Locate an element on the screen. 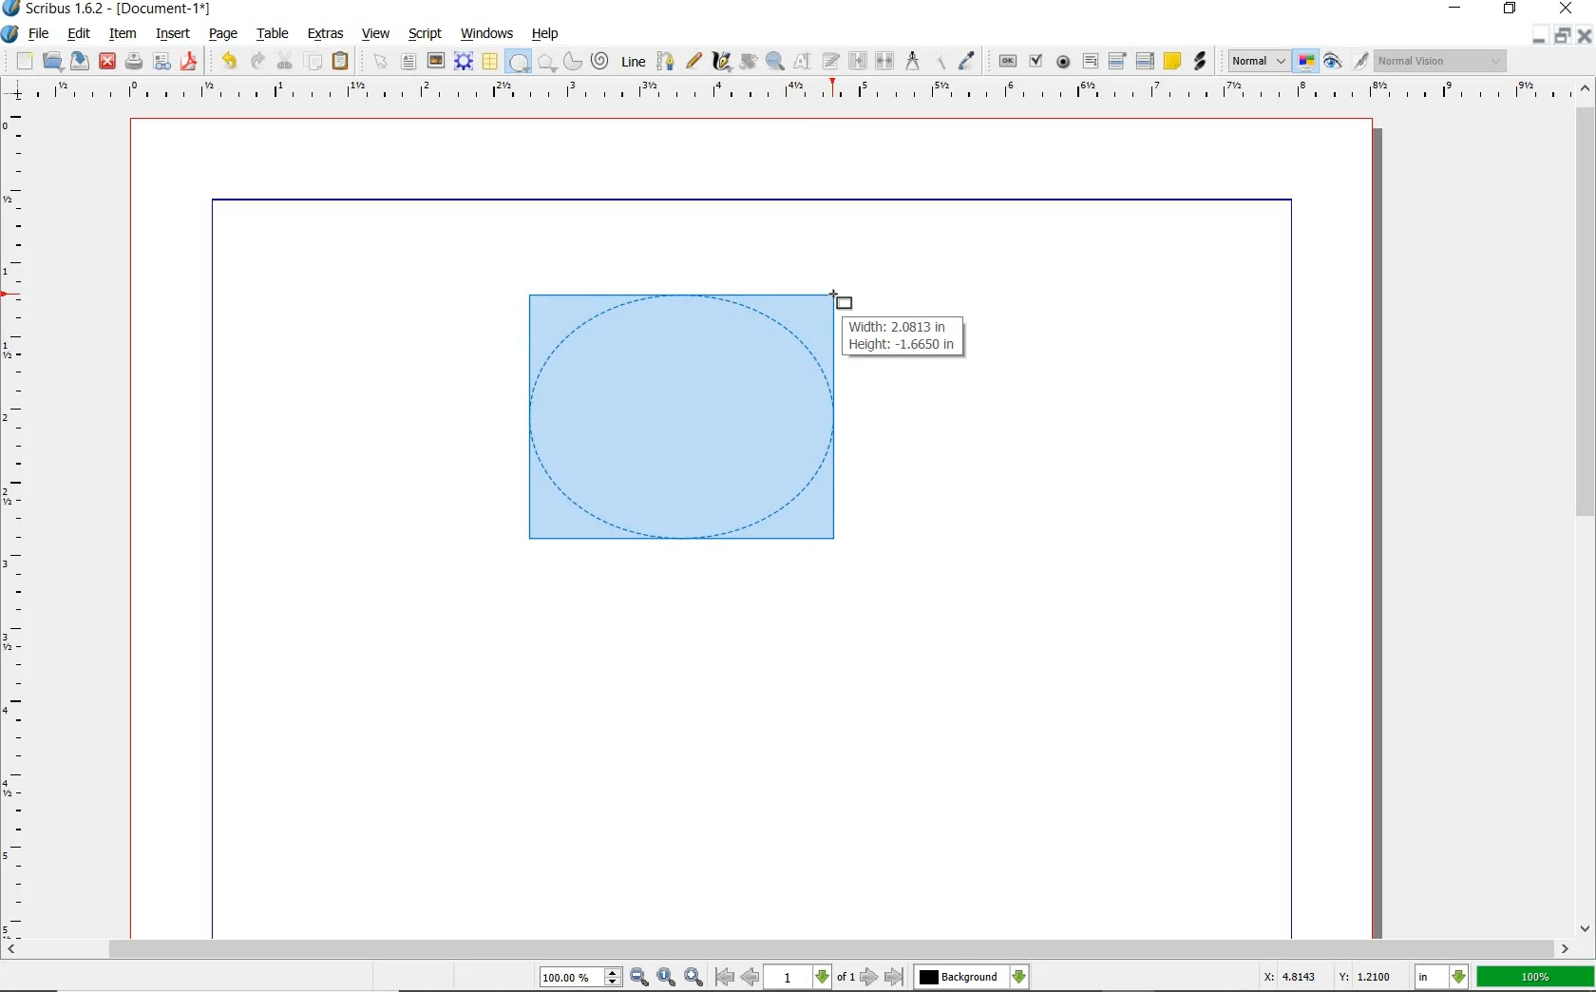 The image size is (1596, 992). zoom in is located at coordinates (640, 978).